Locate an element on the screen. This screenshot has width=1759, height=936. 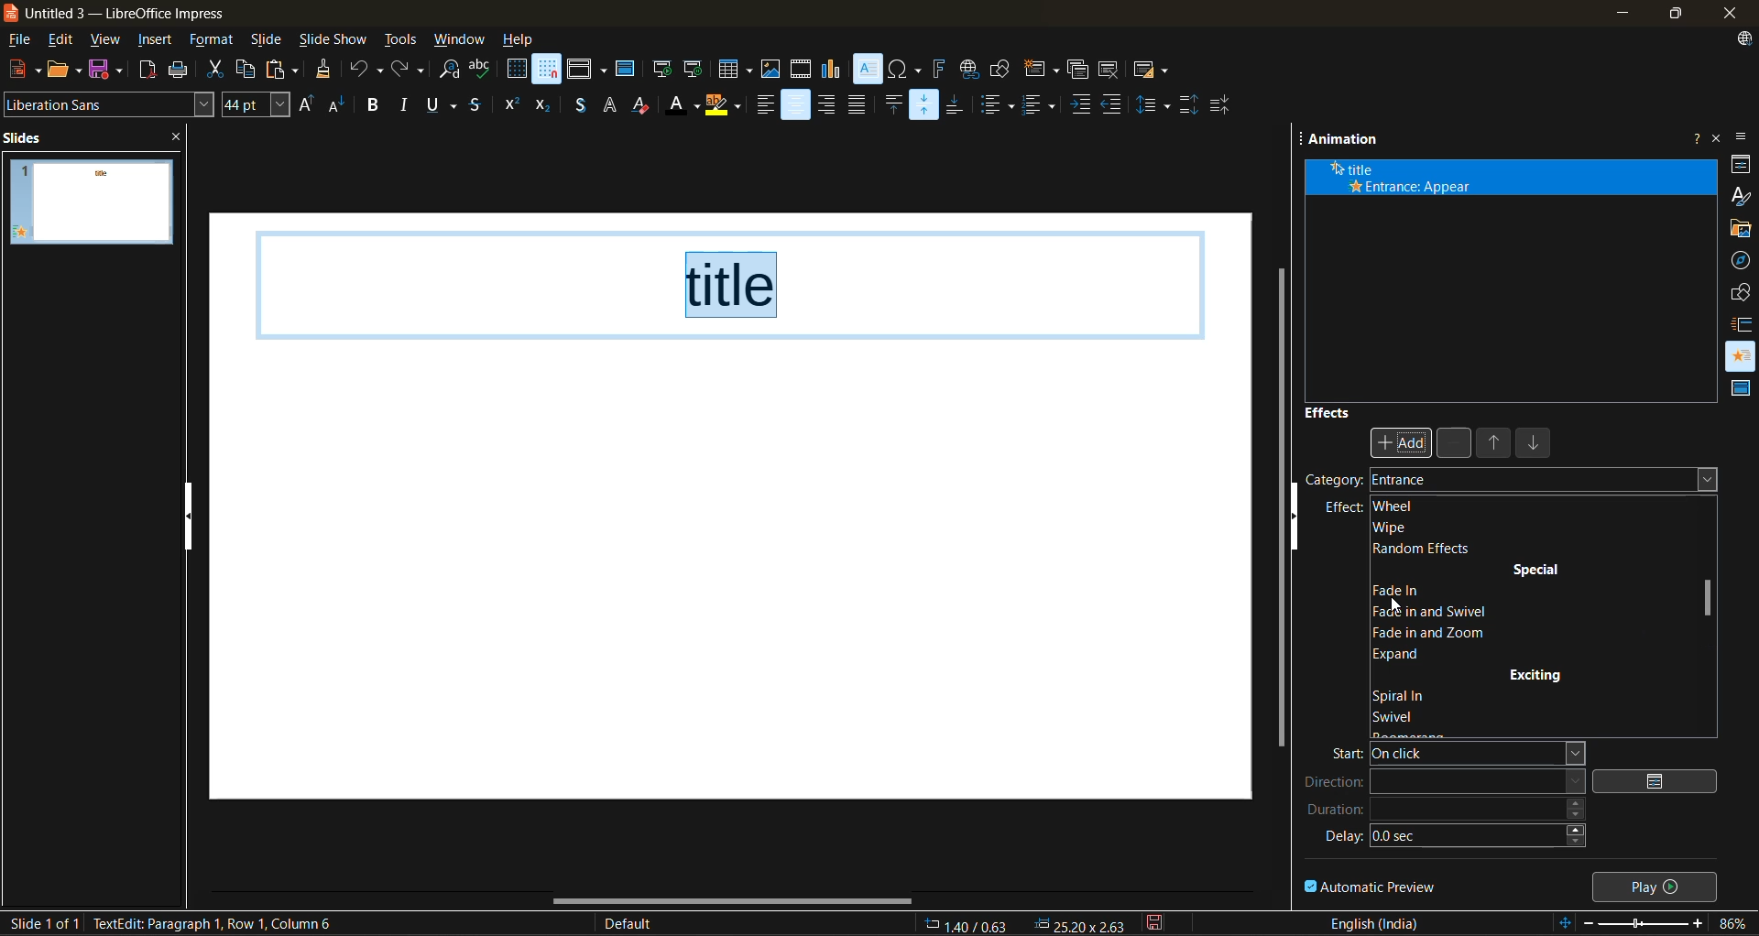
open is located at coordinates (67, 69).